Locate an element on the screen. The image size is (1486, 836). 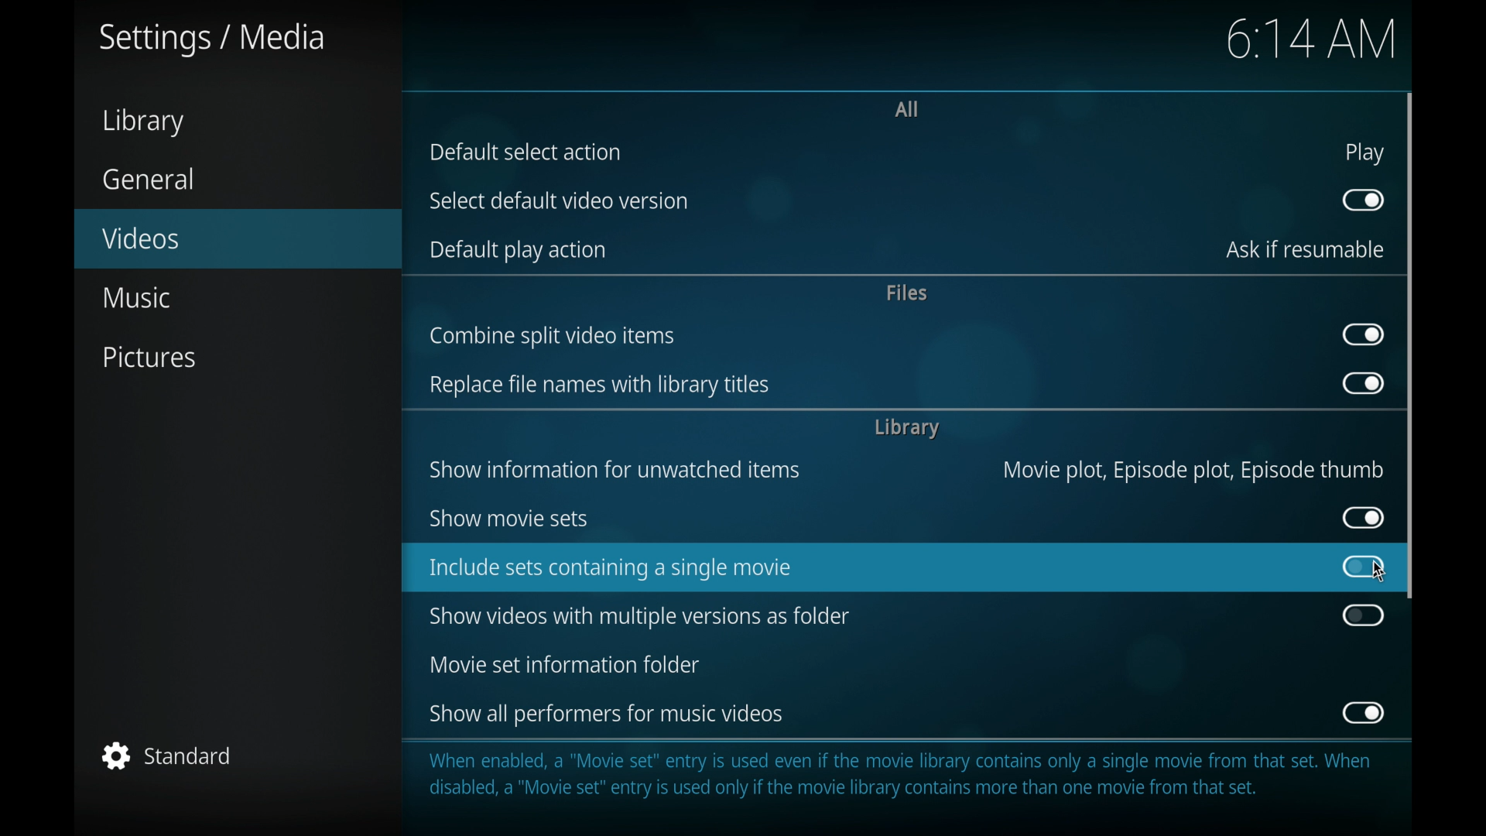
library is located at coordinates (142, 122).